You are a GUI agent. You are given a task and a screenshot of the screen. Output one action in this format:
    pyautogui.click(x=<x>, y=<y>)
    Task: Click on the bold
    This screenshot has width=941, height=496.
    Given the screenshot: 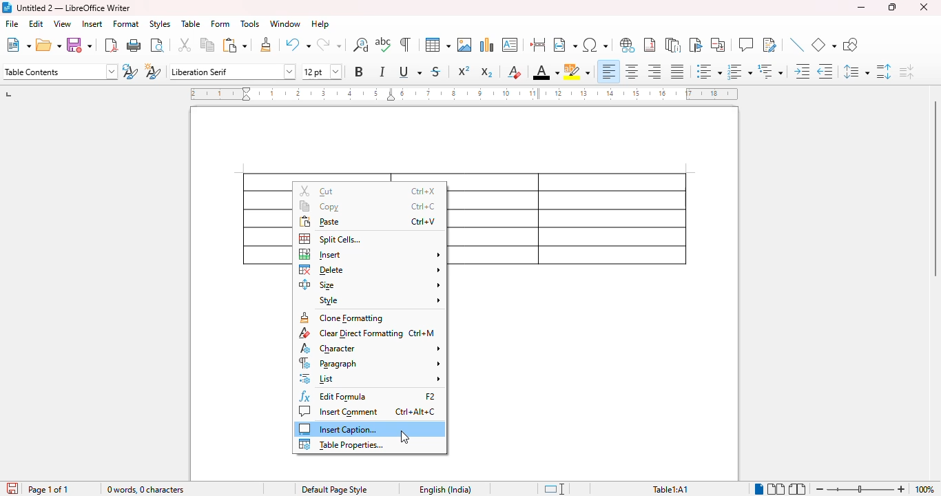 What is the action you would take?
    pyautogui.click(x=360, y=72)
    